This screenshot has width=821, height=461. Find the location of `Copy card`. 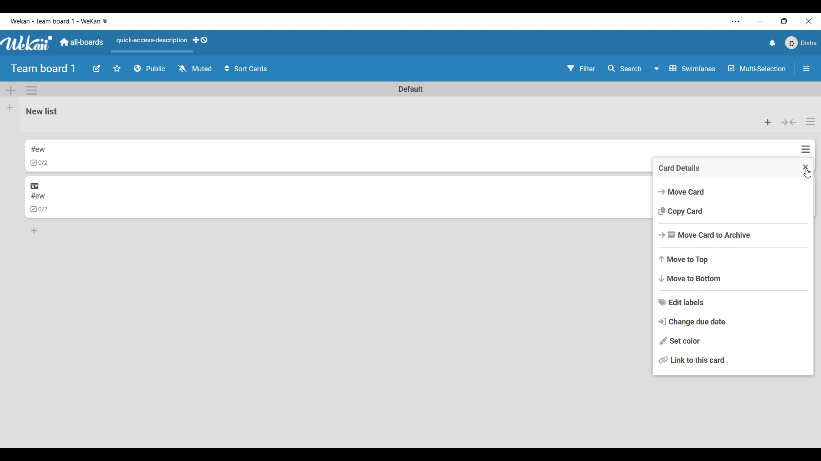

Copy card is located at coordinates (733, 212).